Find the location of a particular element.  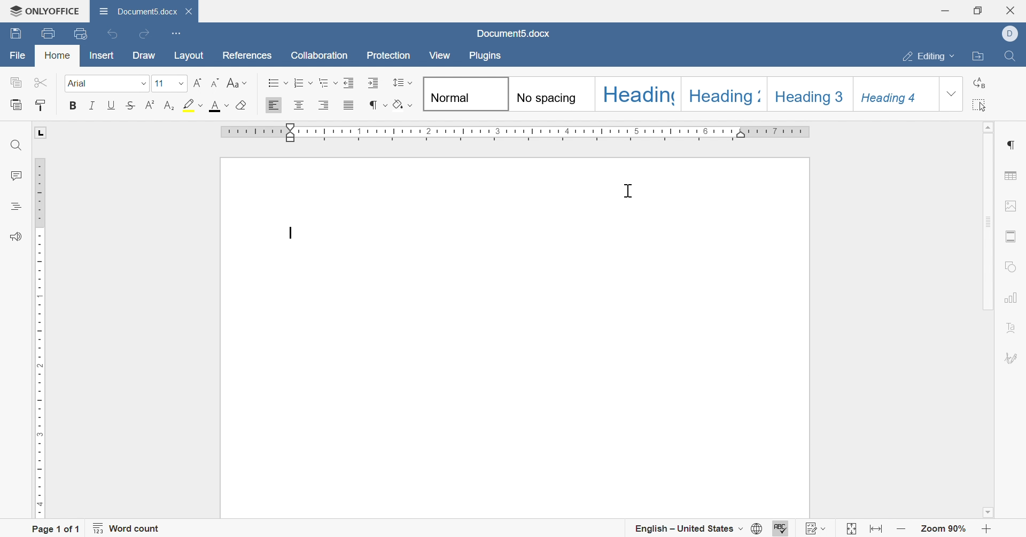

Document5.docx is located at coordinates (511, 35).